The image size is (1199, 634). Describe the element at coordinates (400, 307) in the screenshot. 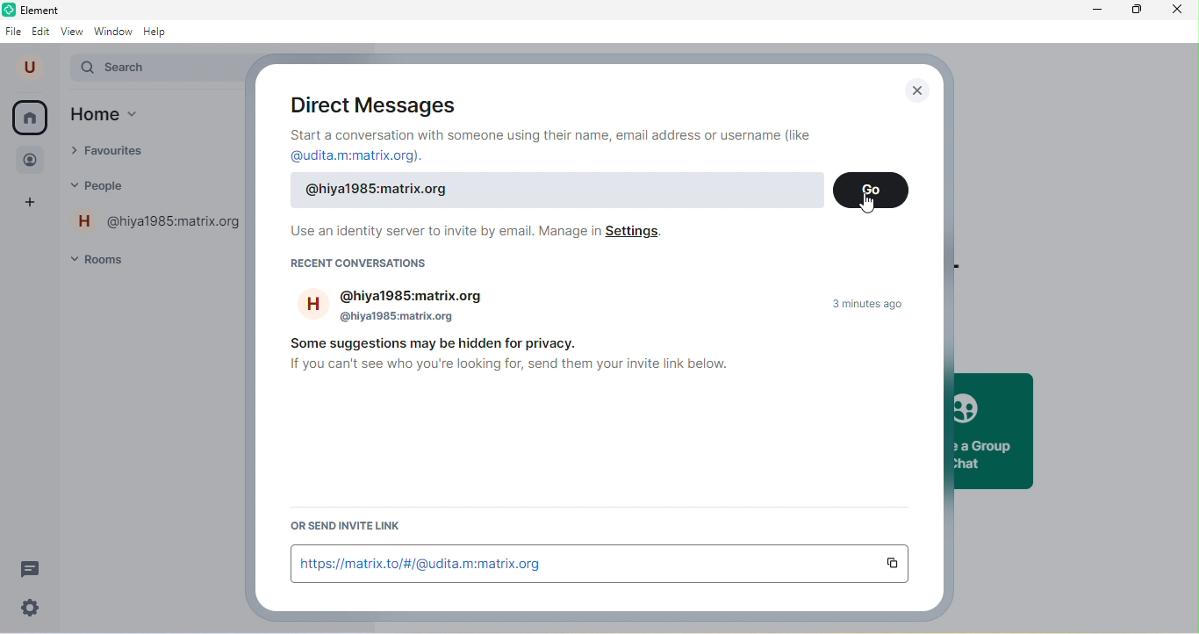

I see `hiya1985 matrix org` at that location.